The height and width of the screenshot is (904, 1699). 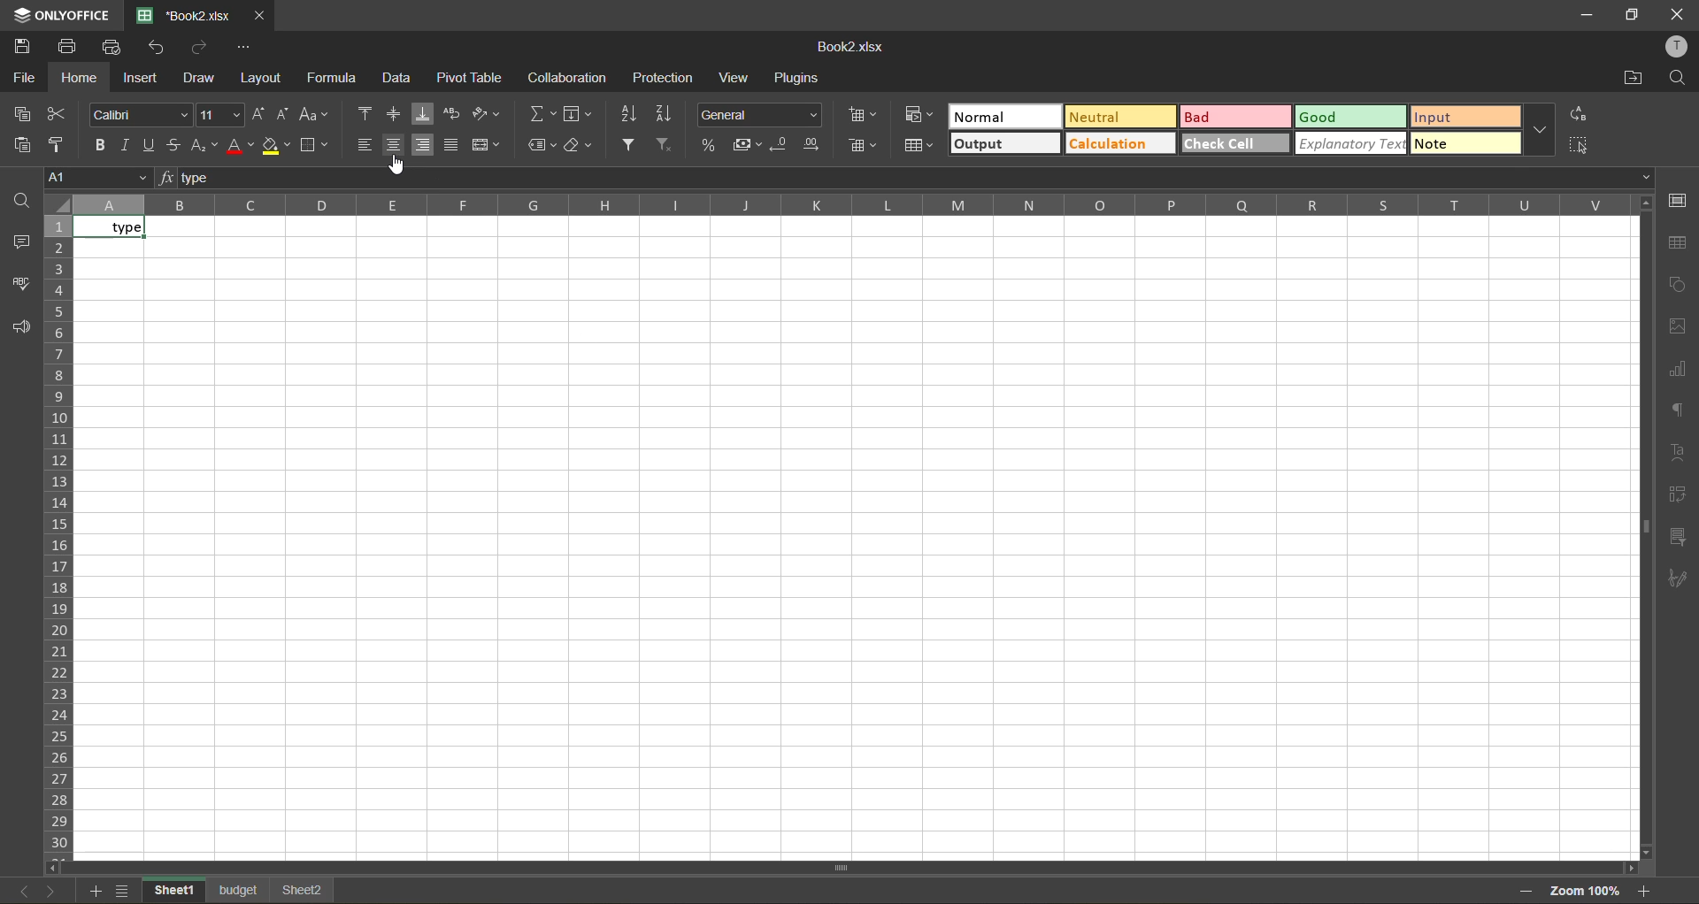 What do you see at coordinates (1677, 413) in the screenshot?
I see `paragraph` at bounding box center [1677, 413].